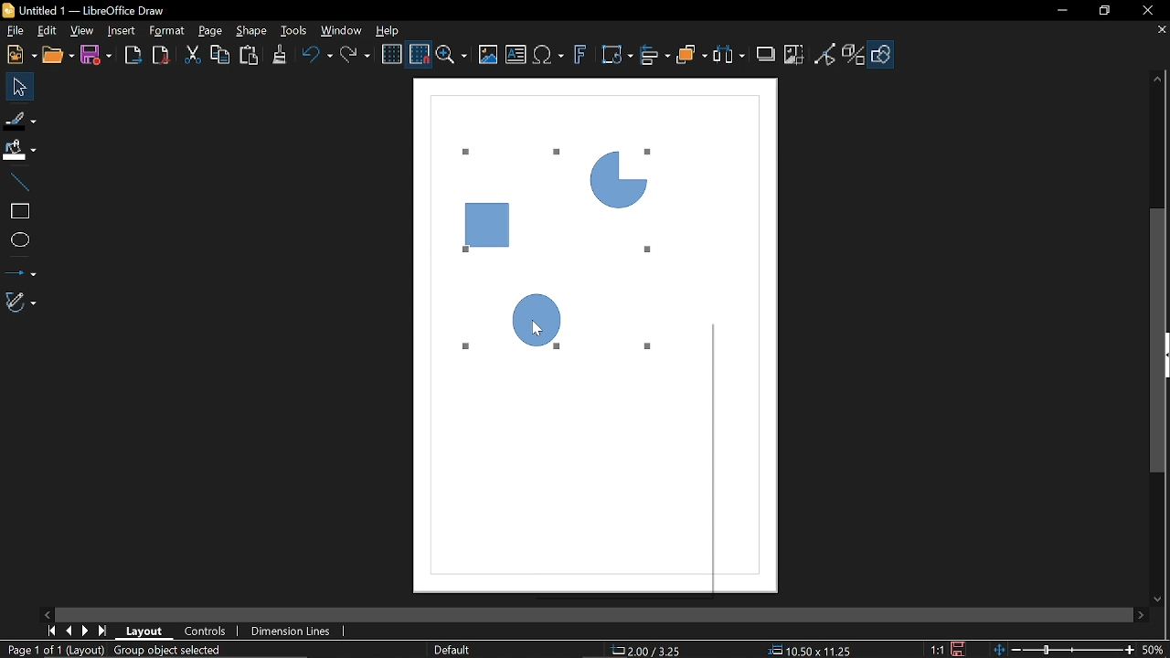 The height and width of the screenshot is (658, 1170). I want to click on Insert image, so click(488, 55).